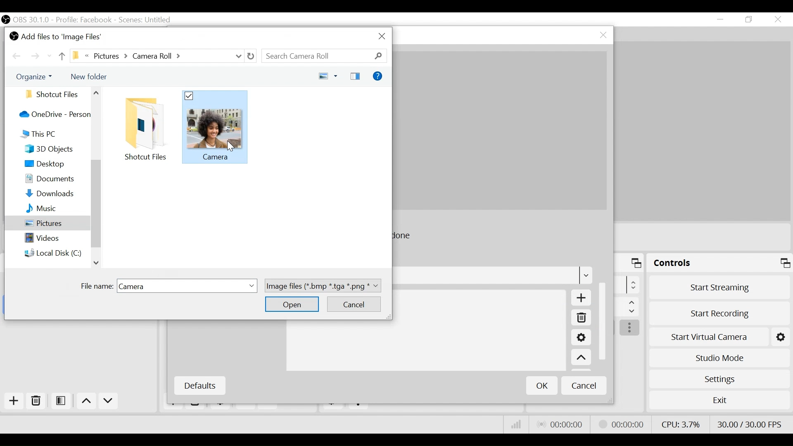 The height and width of the screenshot is (446, 793). What do you see at coordinates (97, 263) in the screenshot?
I see `Scroll up` at bounding box center [97, 263].